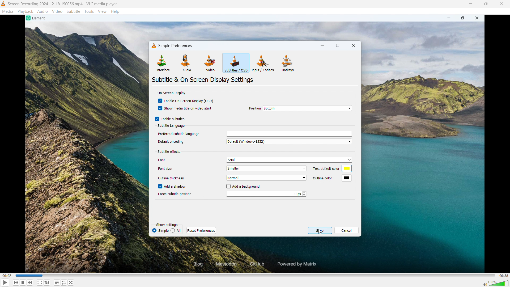  I want to click on Sound bar , so click(496, 283).